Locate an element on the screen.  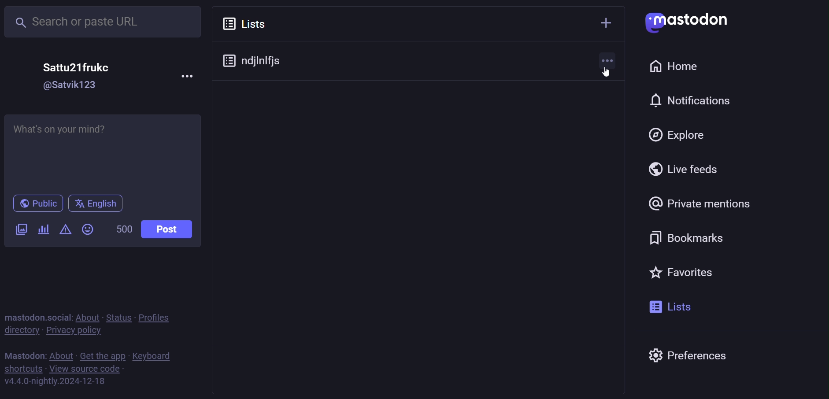
mastodon is located at coordinates (22, 355).